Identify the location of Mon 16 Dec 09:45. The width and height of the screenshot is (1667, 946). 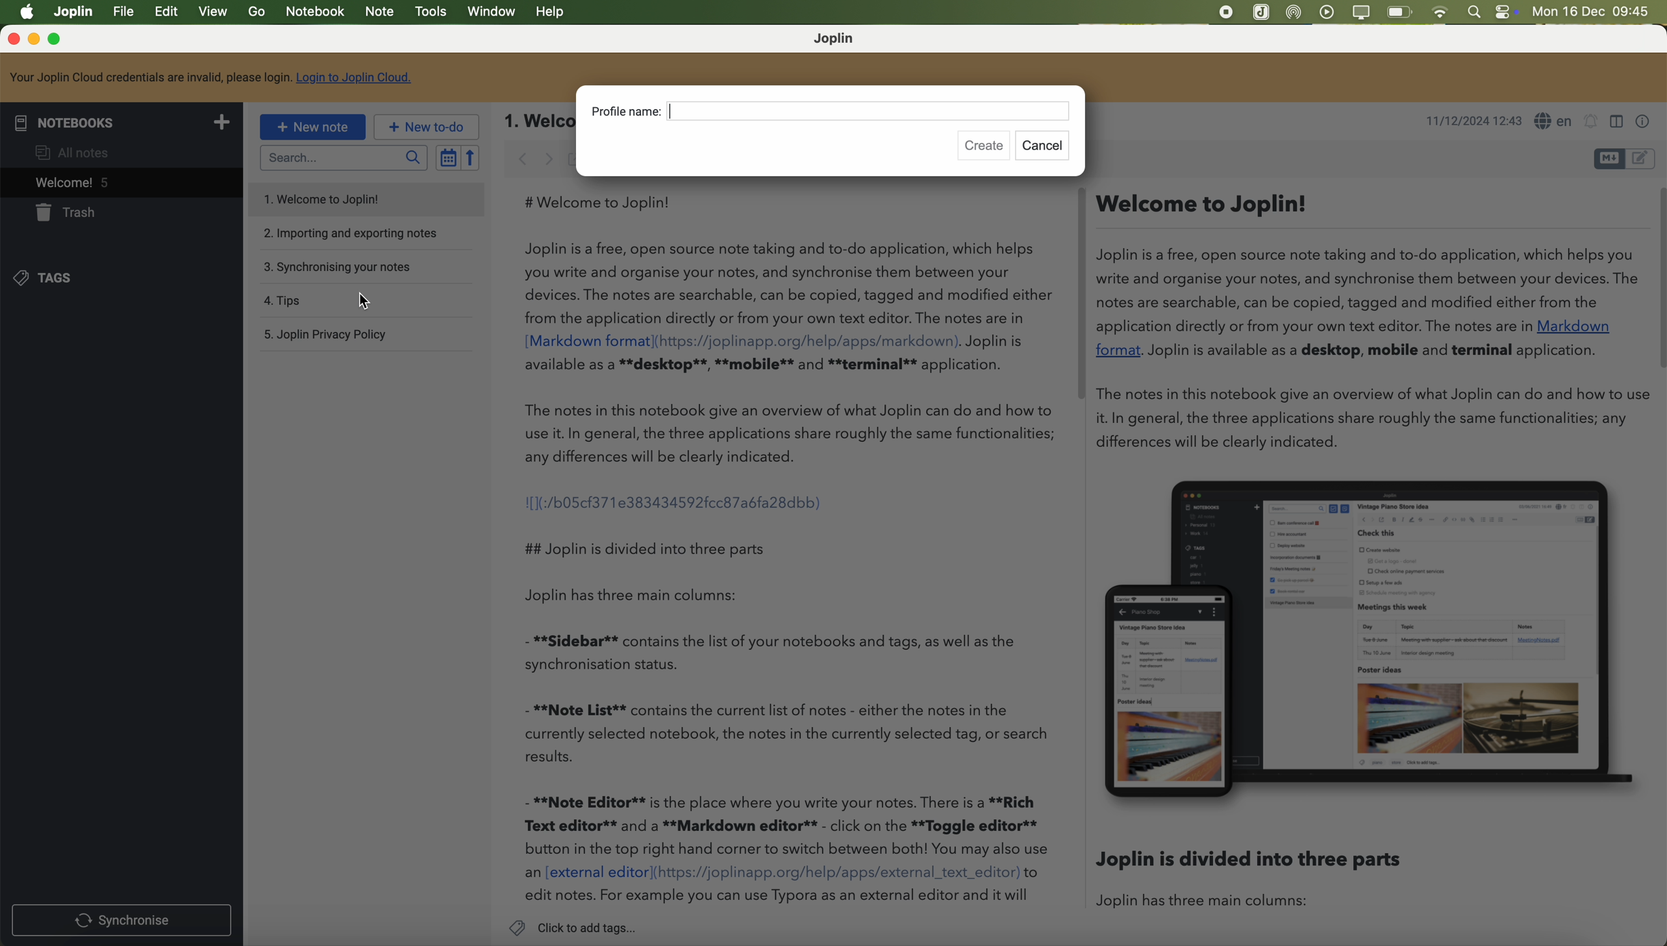
(1593, 12).